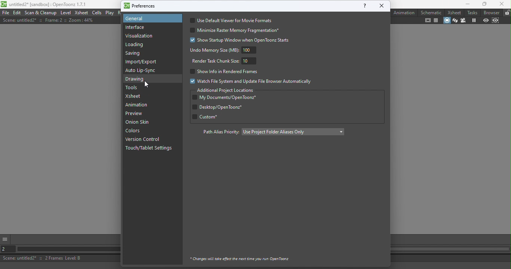  I want to click on Browser, so click(490, 12).